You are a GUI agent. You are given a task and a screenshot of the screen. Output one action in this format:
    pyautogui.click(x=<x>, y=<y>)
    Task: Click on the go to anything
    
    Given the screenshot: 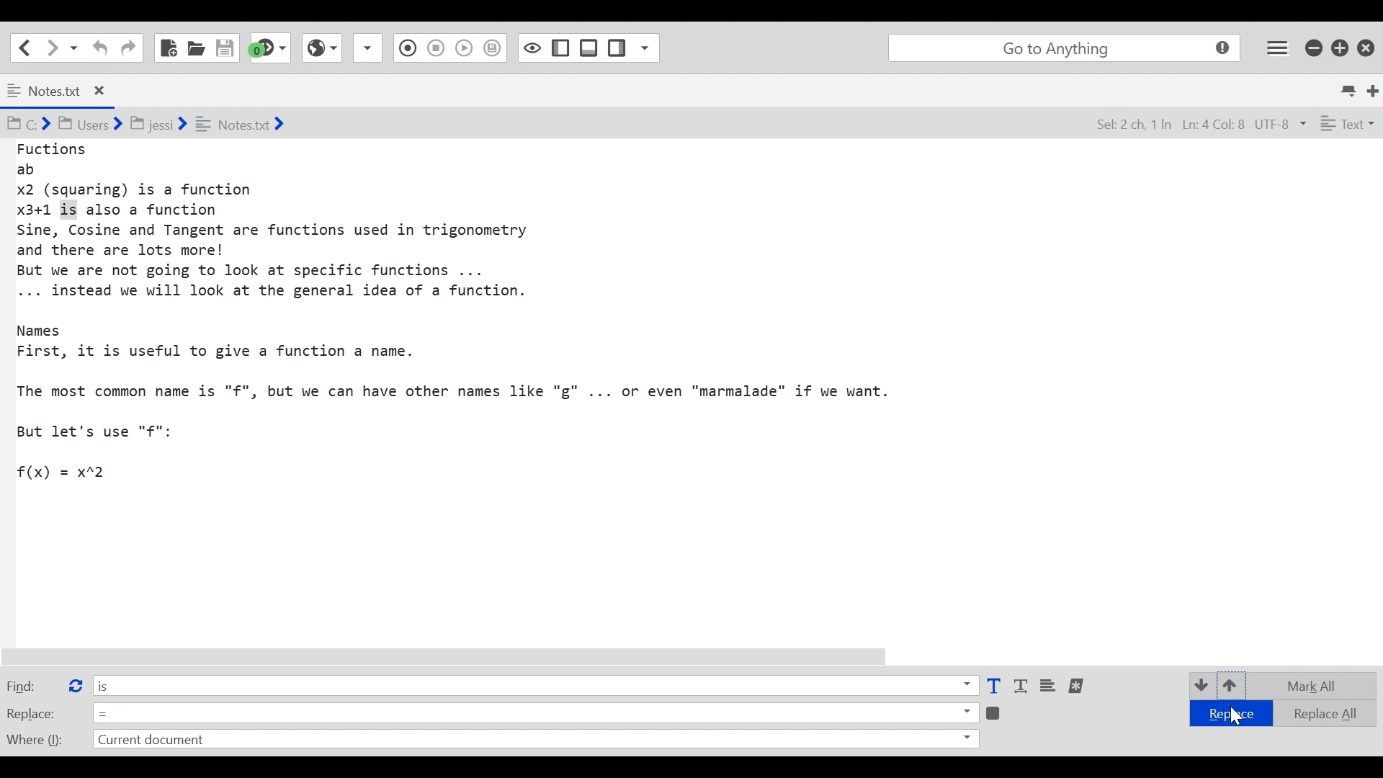 What is the action you would take?
    pyautogui.click(x=1068, y=48)
    